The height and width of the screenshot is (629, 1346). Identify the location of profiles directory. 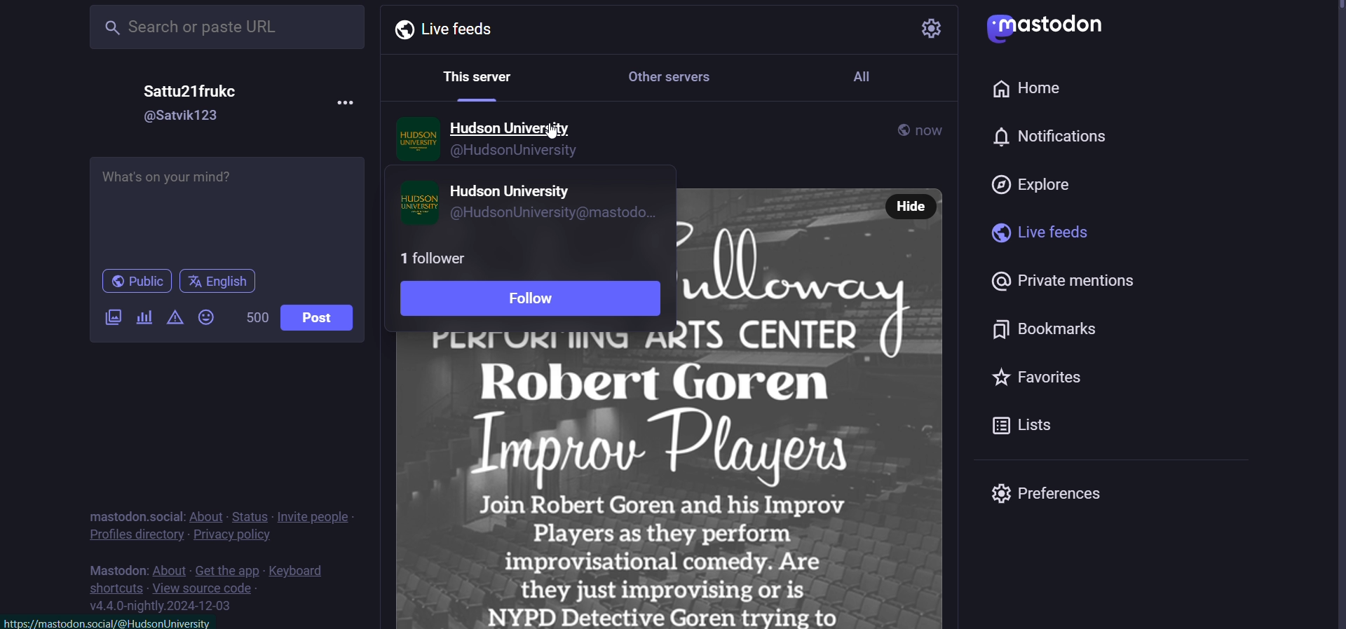
(135, 534).